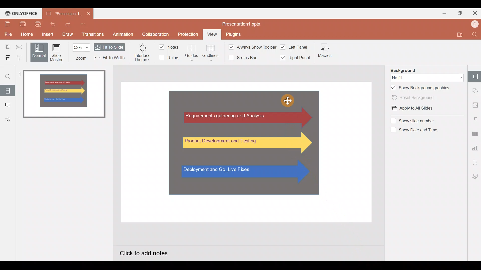  Describe the element at coordinates (83, 24) in the screenshot. I see `Customize quick access toolbar` at that location.